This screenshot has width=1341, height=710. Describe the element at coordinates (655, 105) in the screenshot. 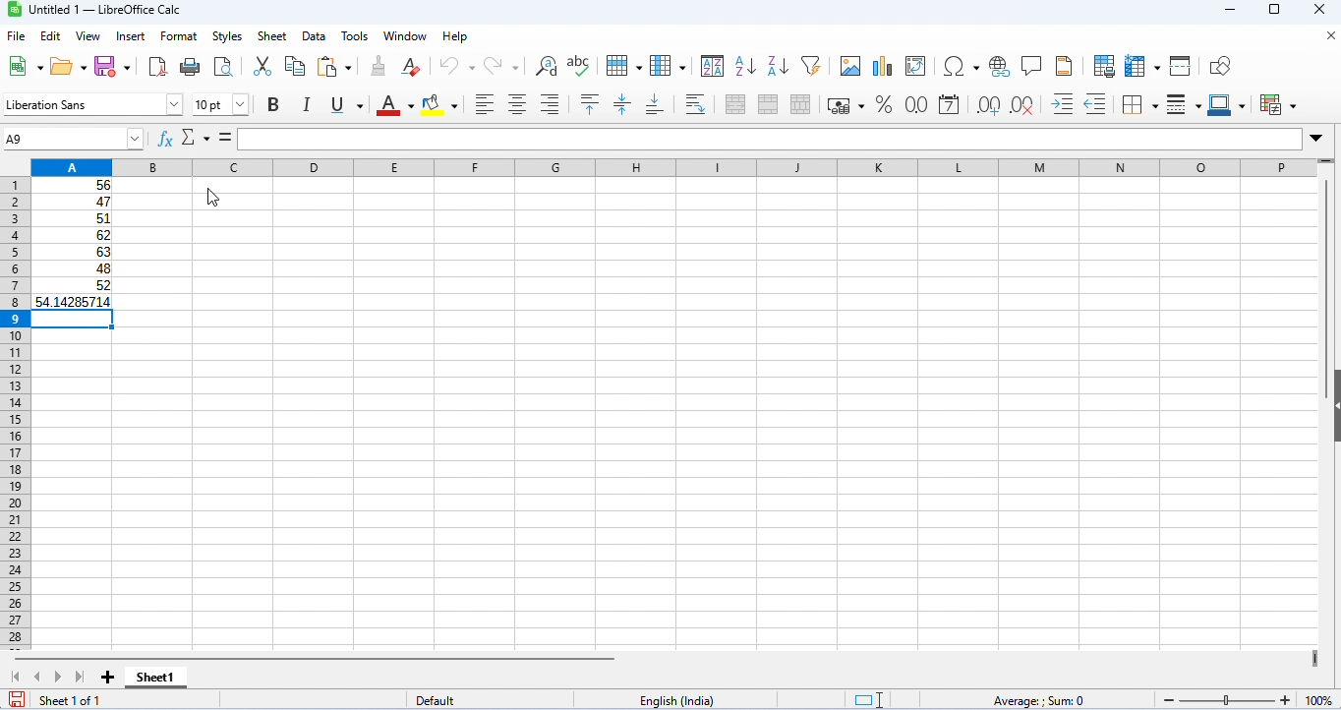

I see `lign bottom` at that location.